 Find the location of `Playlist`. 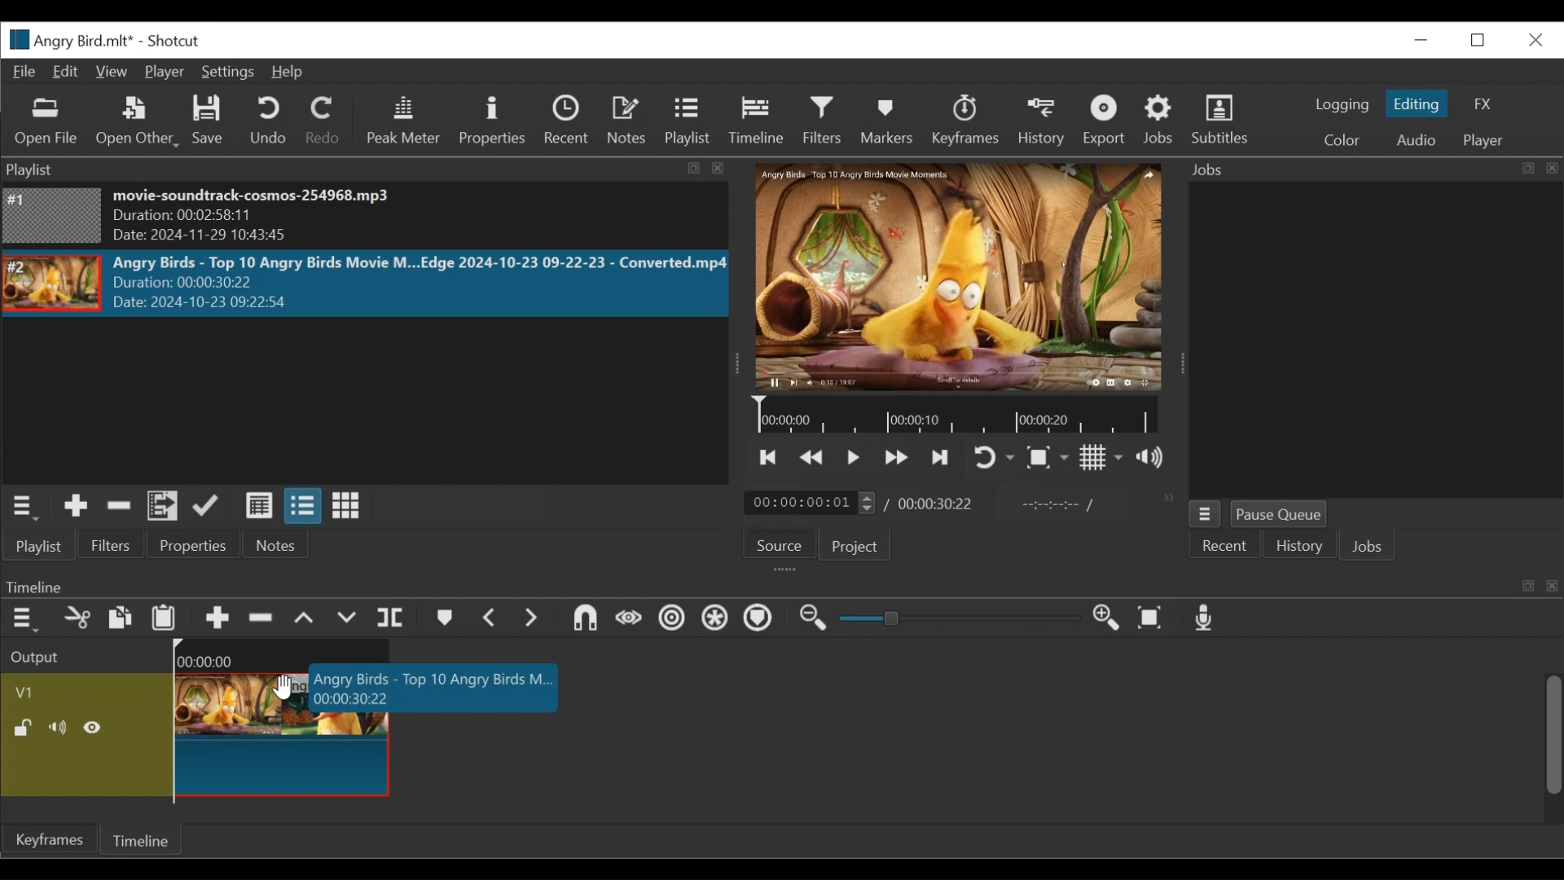

Playlist is located at coordinates (688, 122).